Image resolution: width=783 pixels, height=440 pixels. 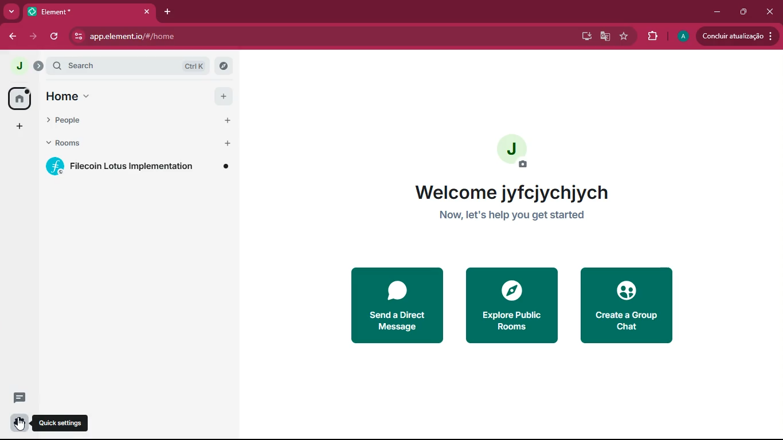 I want to click on cursor on quick settings, so click(x=19, y=425).